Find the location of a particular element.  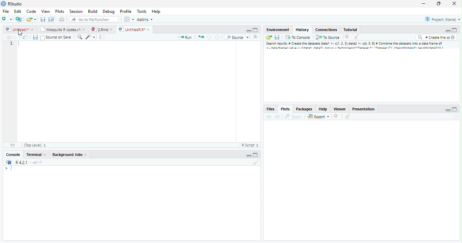

Go to file/function is located at coordinates (93, 20).